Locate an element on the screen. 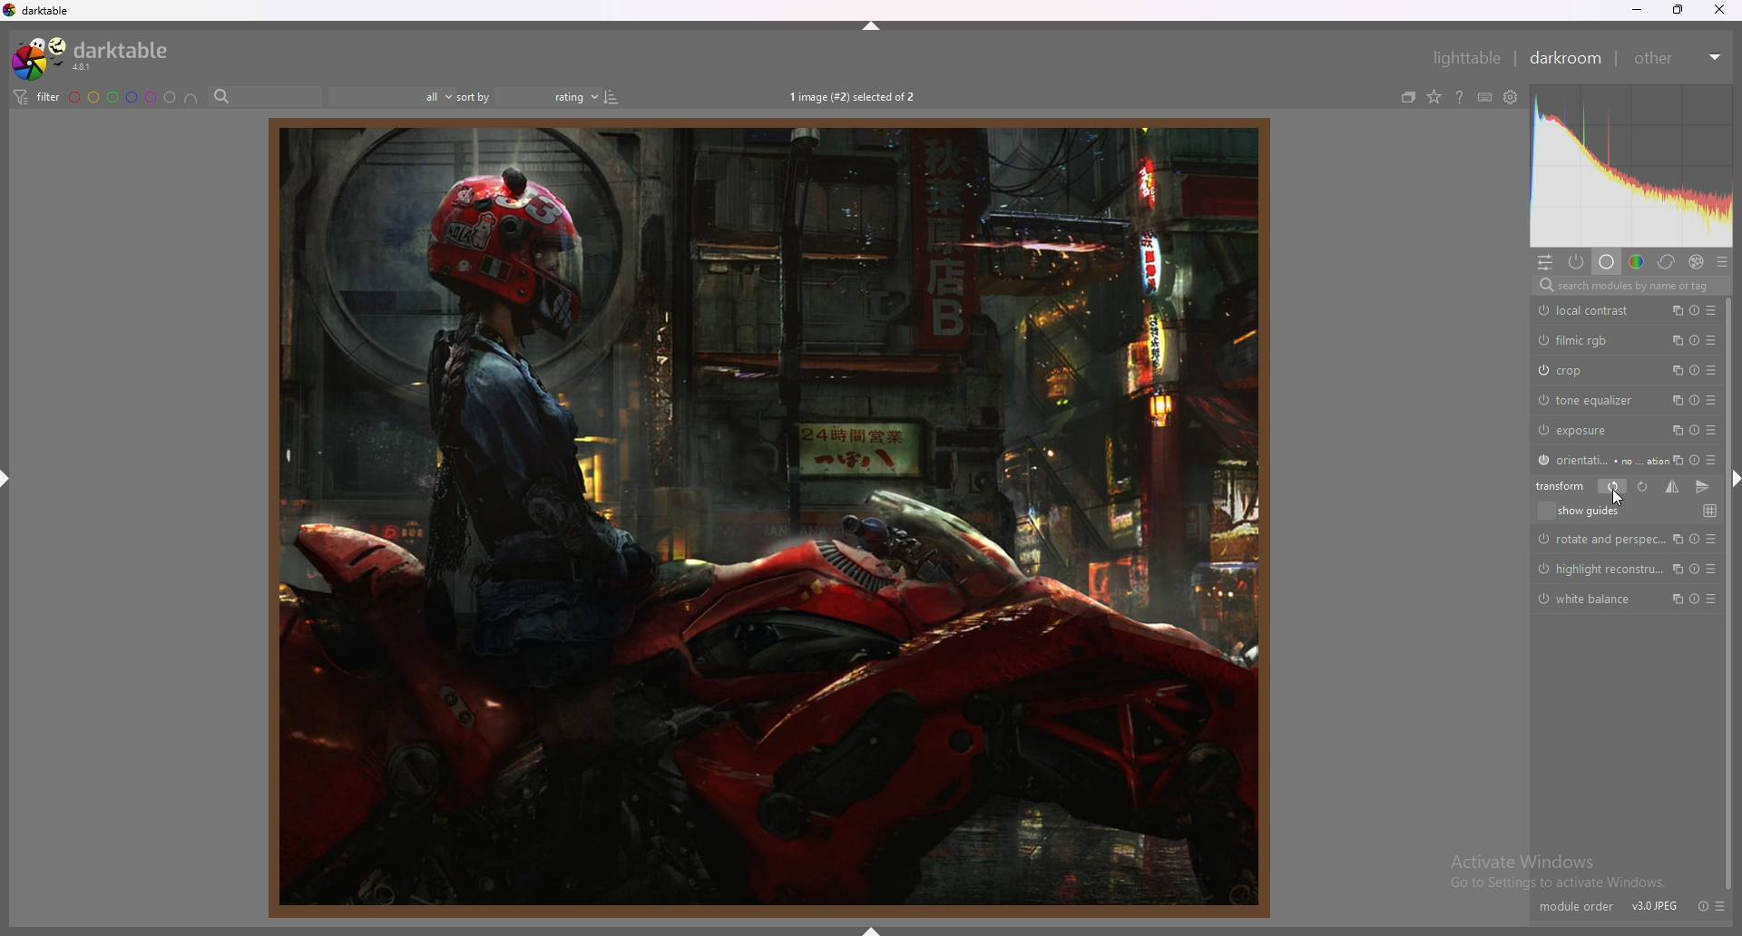 The image size is (1742, 936). resize is located at coordinates (1676, 9).